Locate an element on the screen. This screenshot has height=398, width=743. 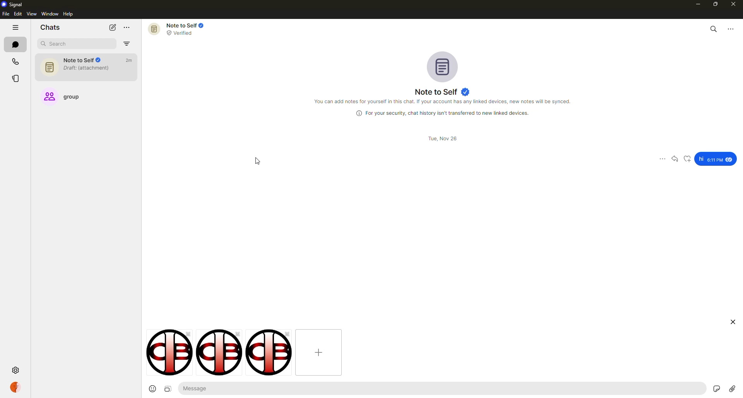
search is located at coordinates (713, 28).